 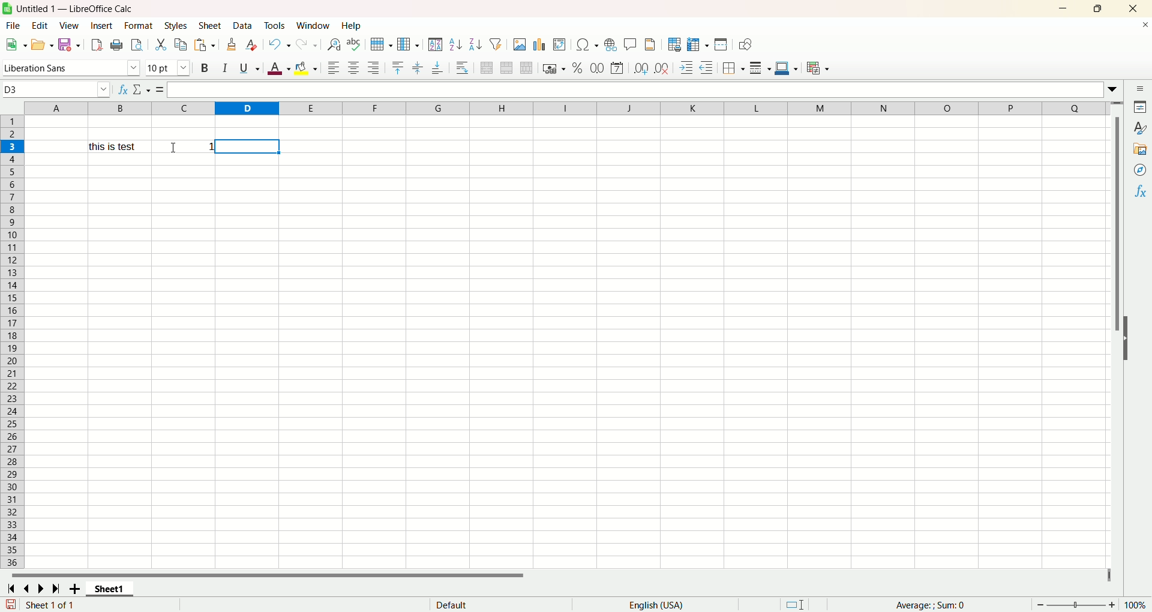 What do you see at coordinates (520, 44) in the screenshot?
I see `insert image` at bounding box center [520, 44].